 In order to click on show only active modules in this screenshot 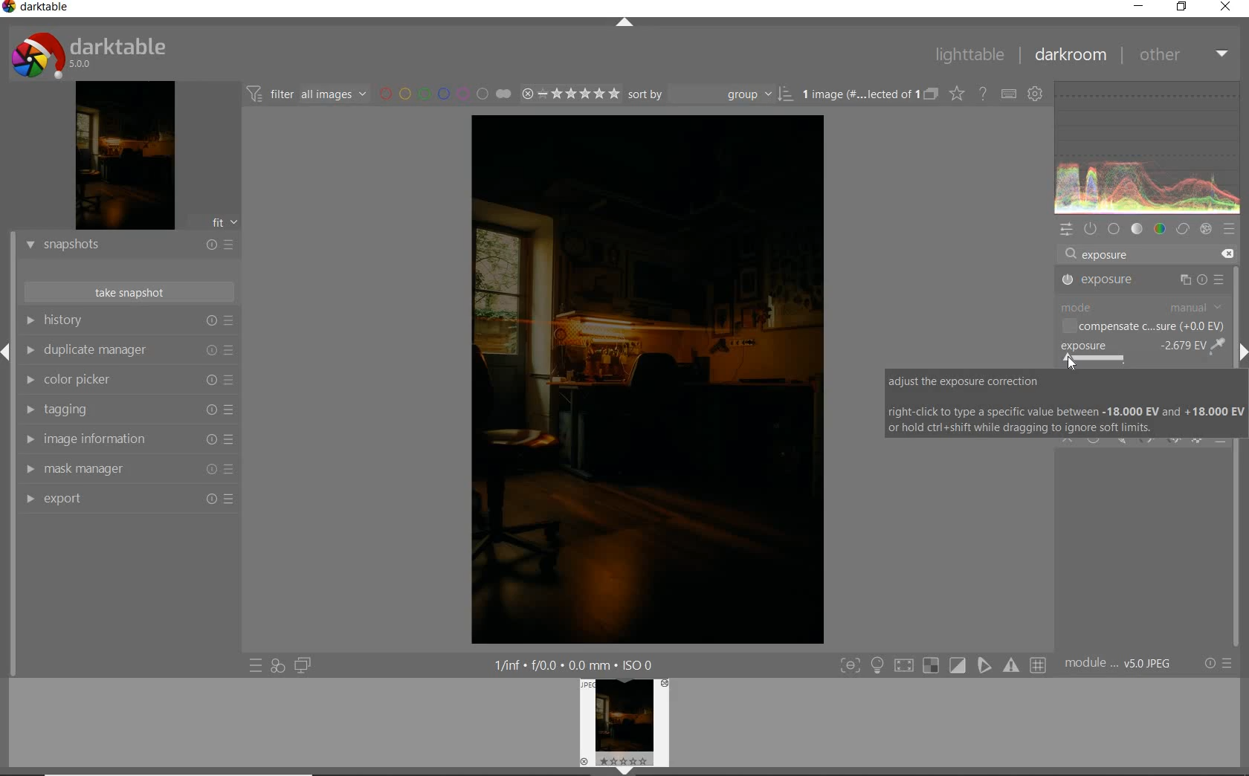, I will do `click(1091, 229)`.